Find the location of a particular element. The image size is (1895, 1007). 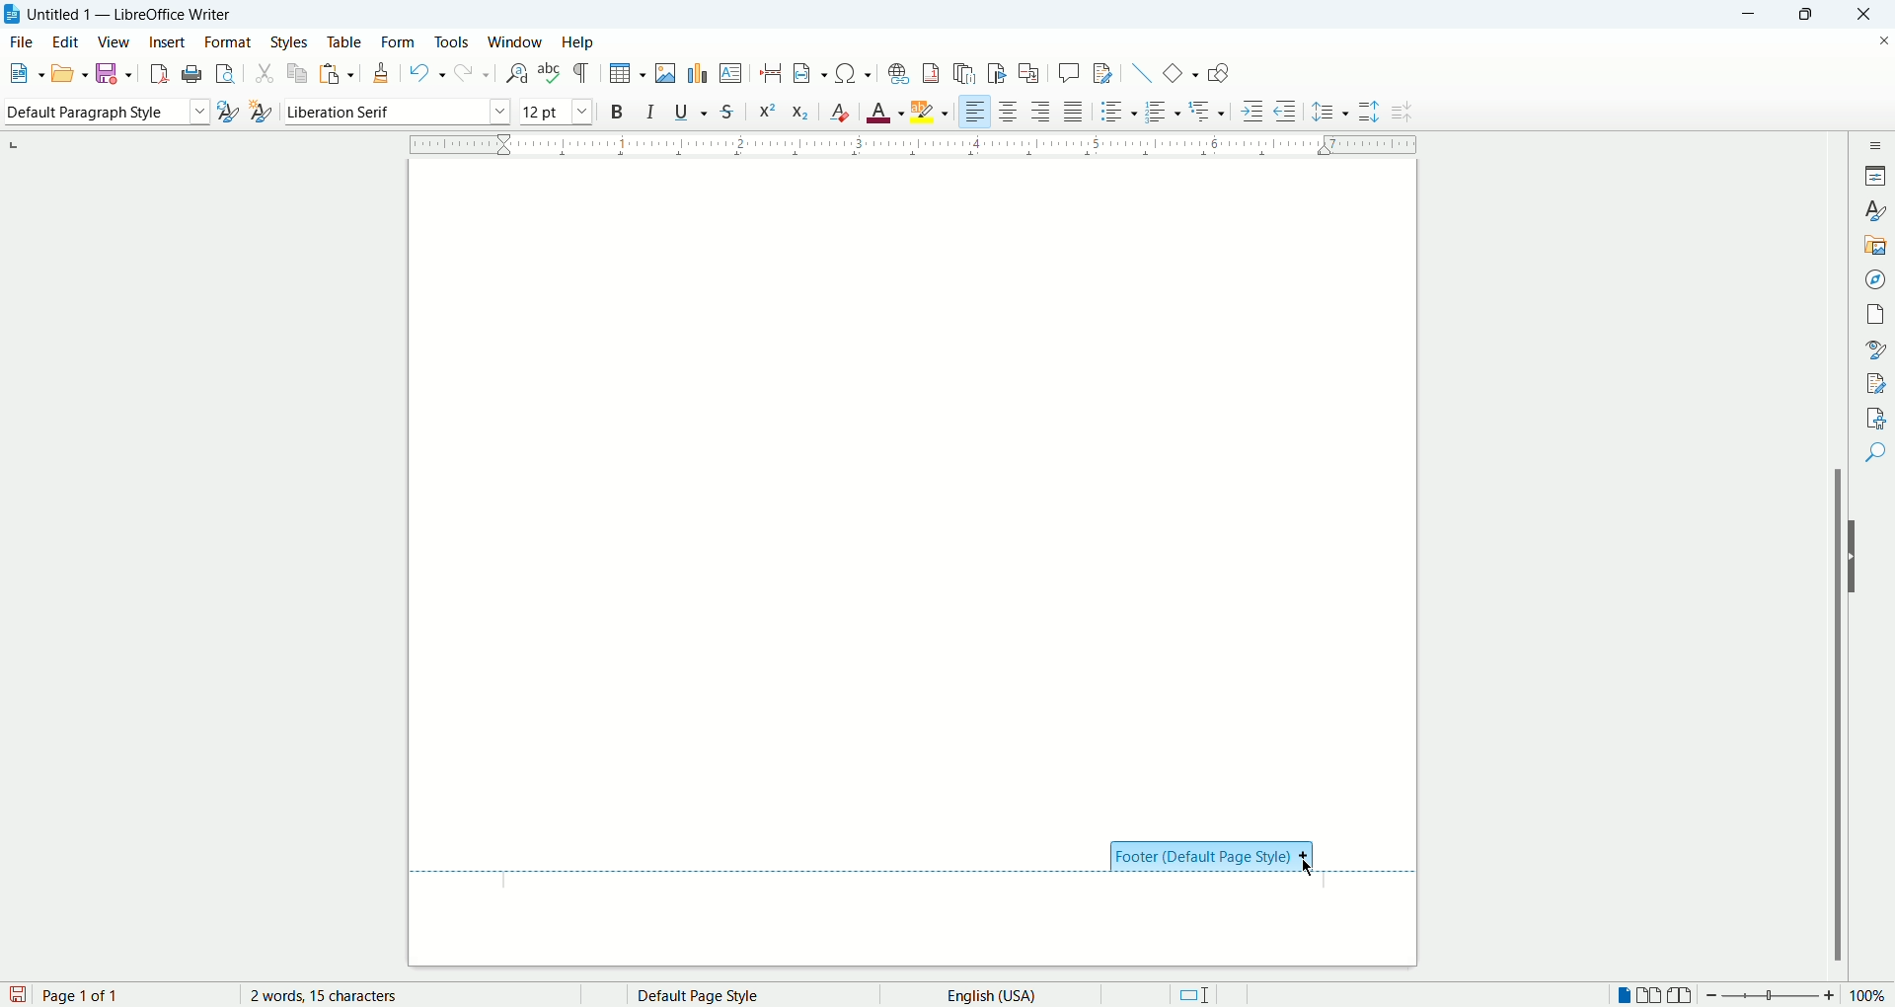

new style is located at coordinates (260, 112).